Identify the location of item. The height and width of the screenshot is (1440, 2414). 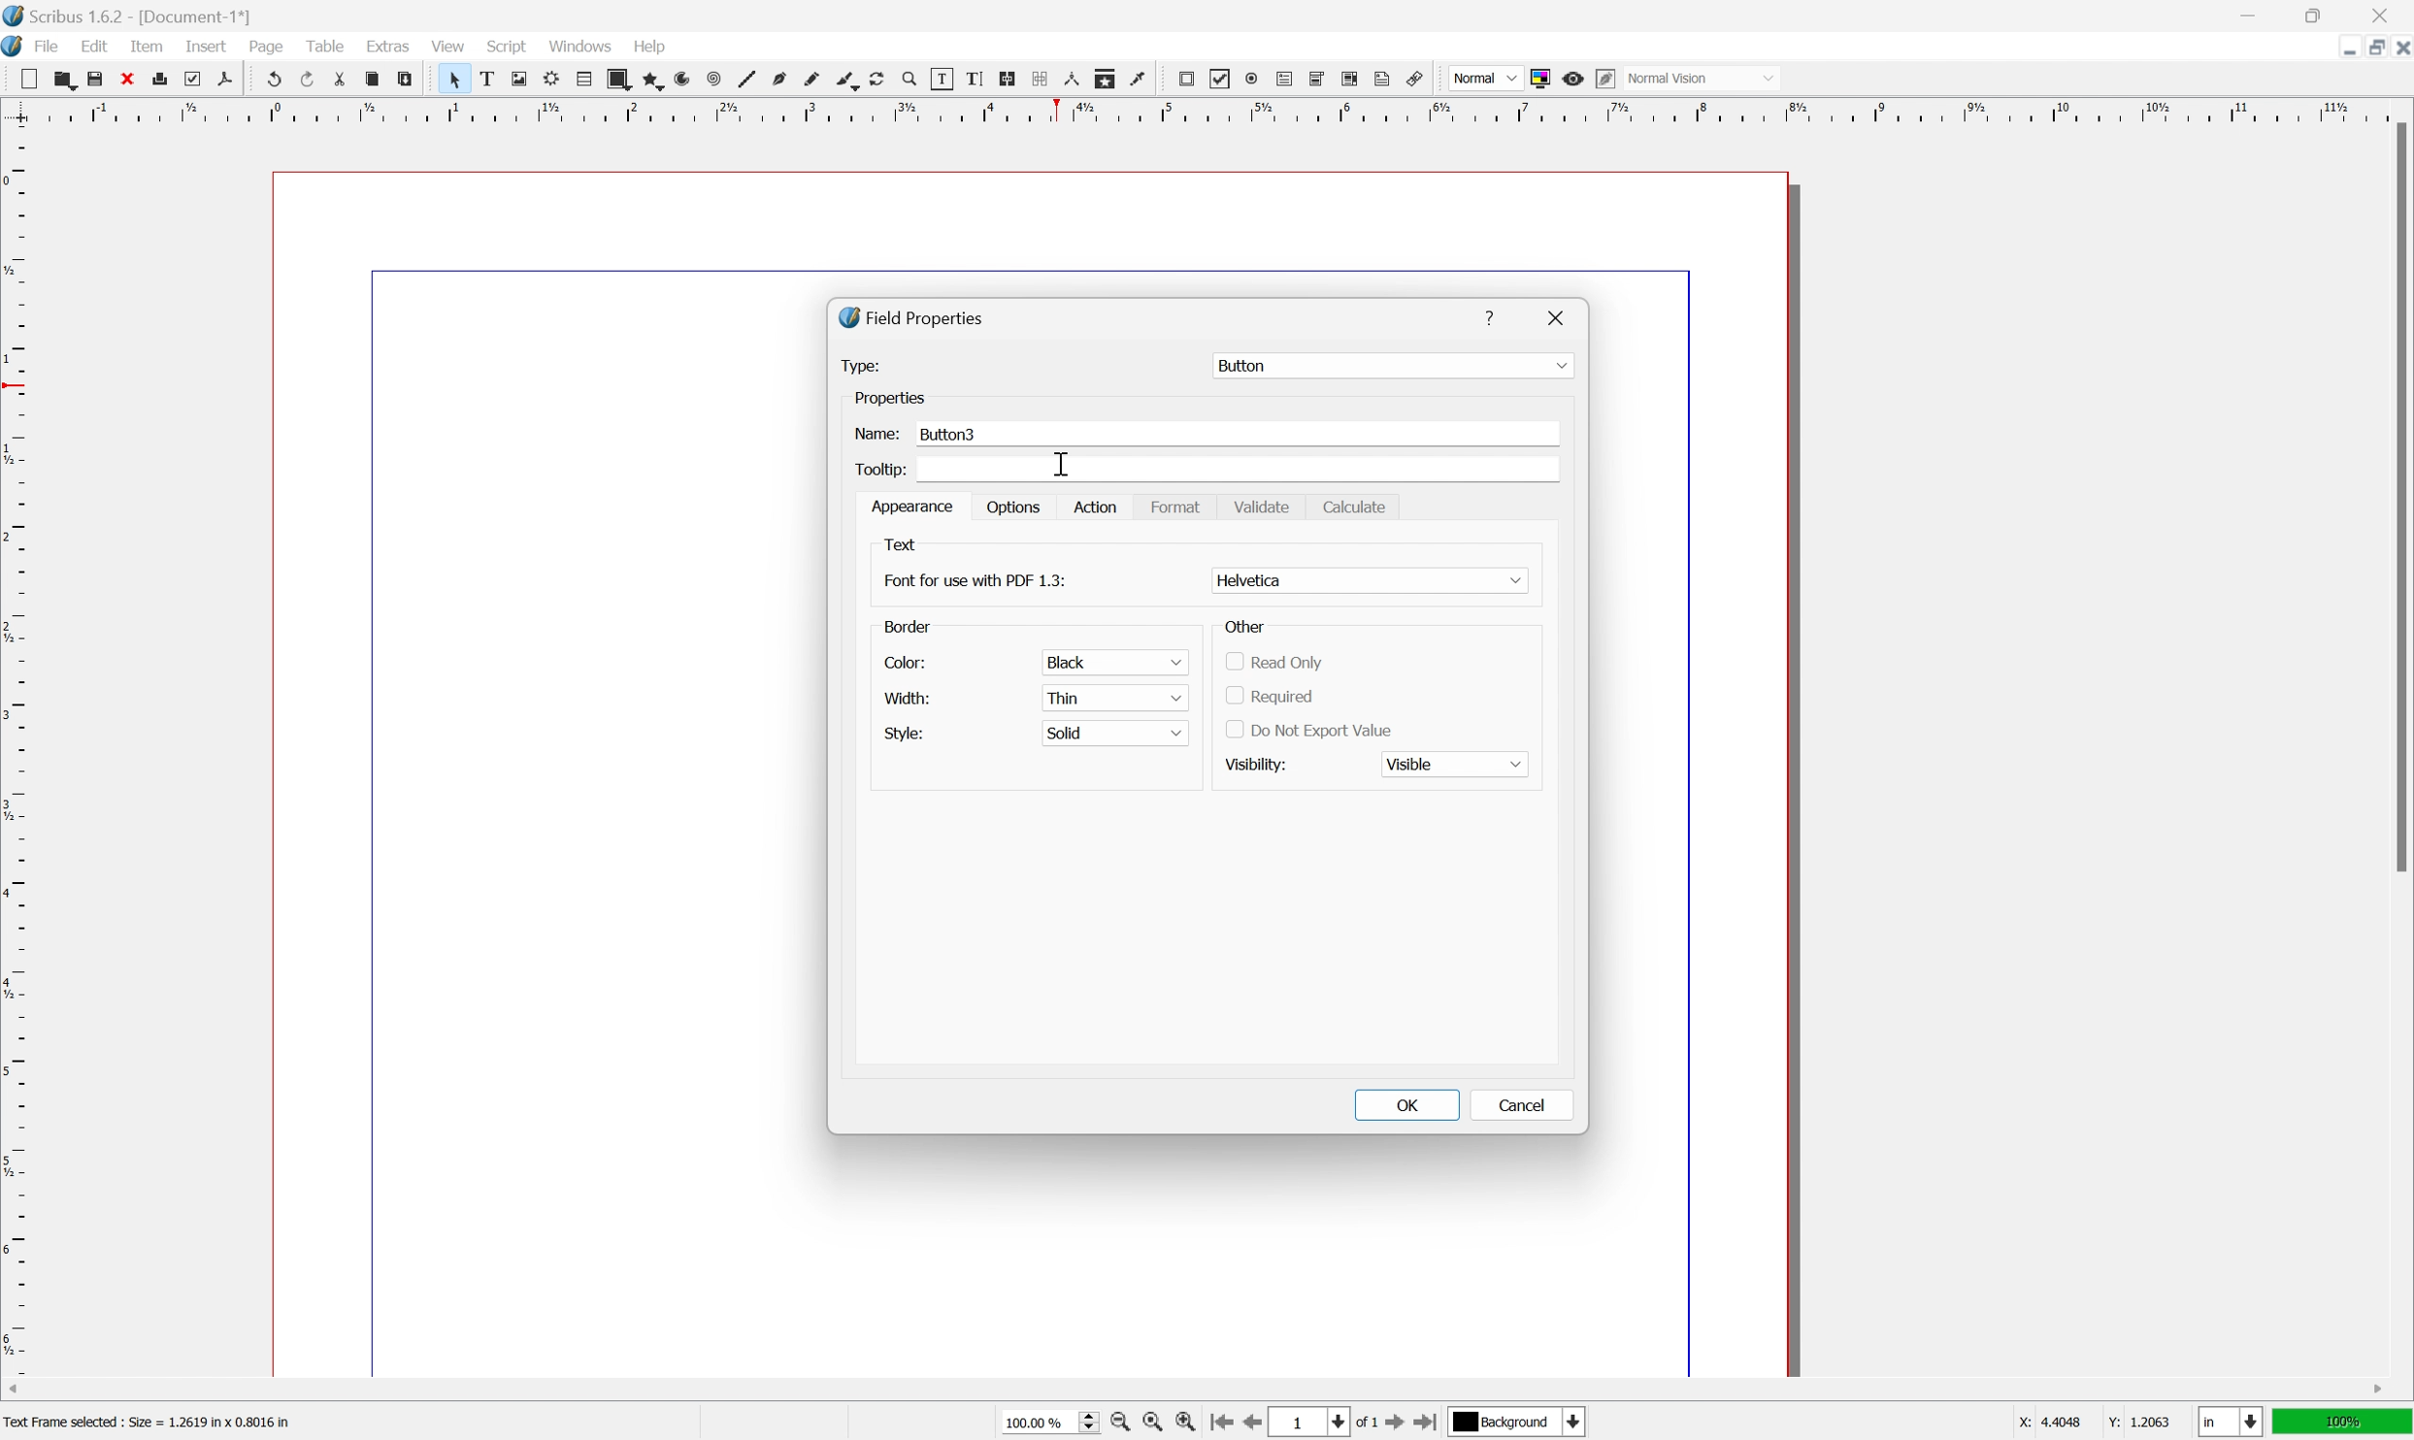
(149, 46).